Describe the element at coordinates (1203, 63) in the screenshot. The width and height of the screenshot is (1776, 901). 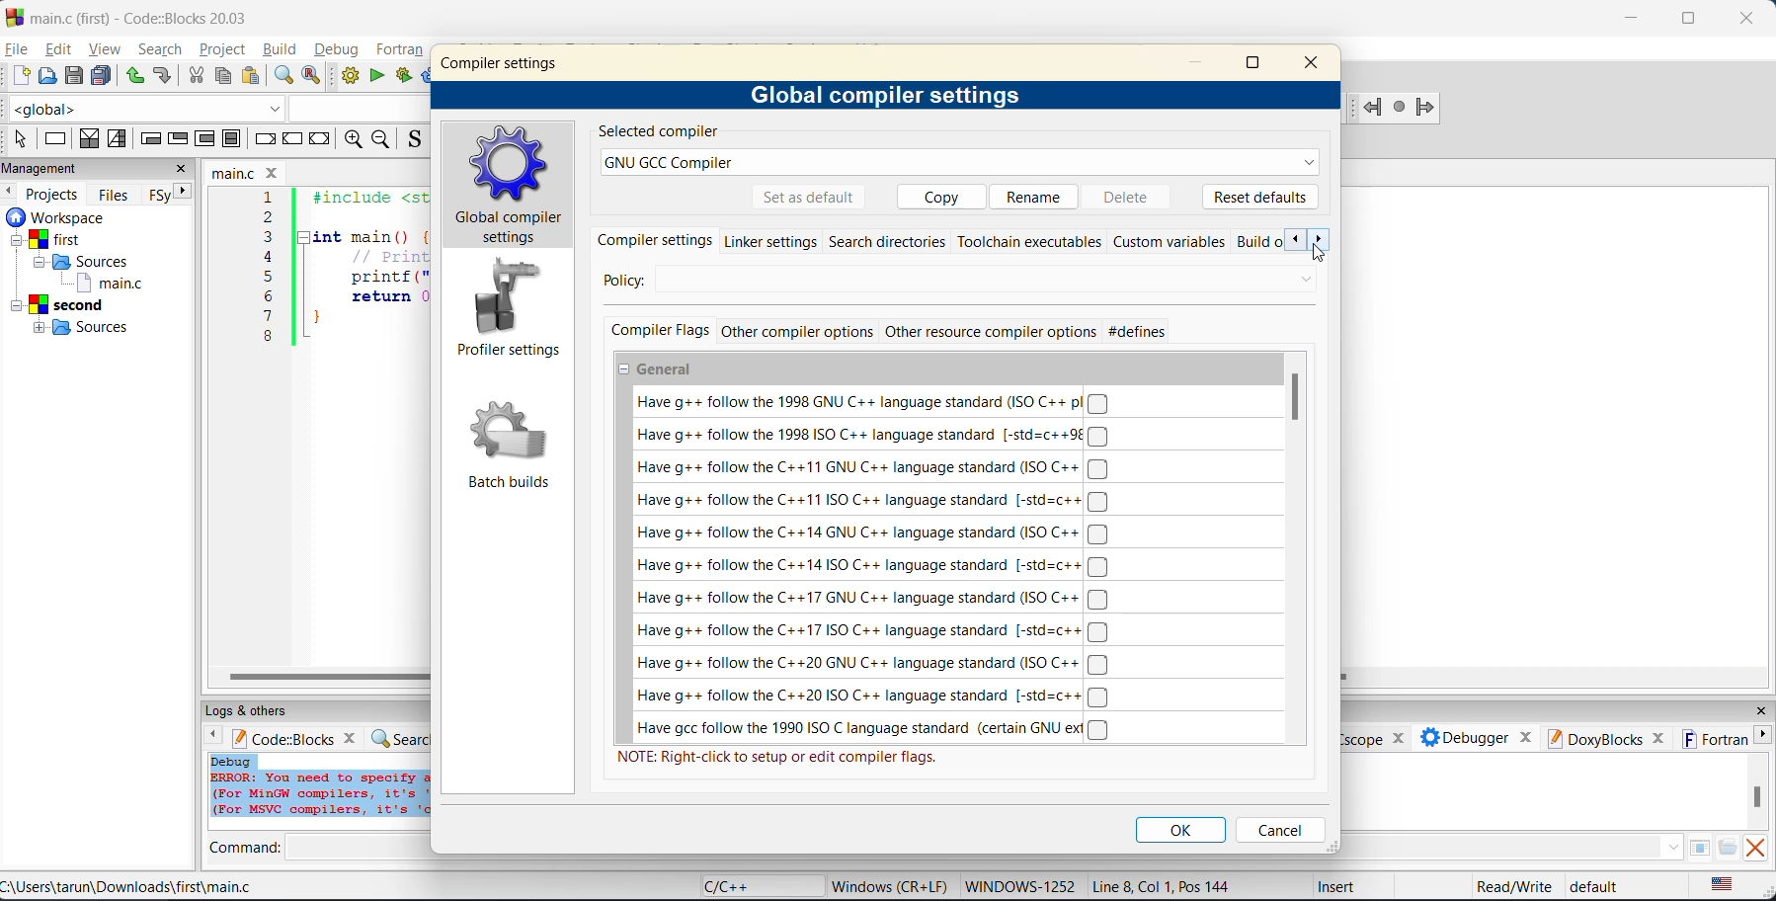
I see `minimize` at that location.